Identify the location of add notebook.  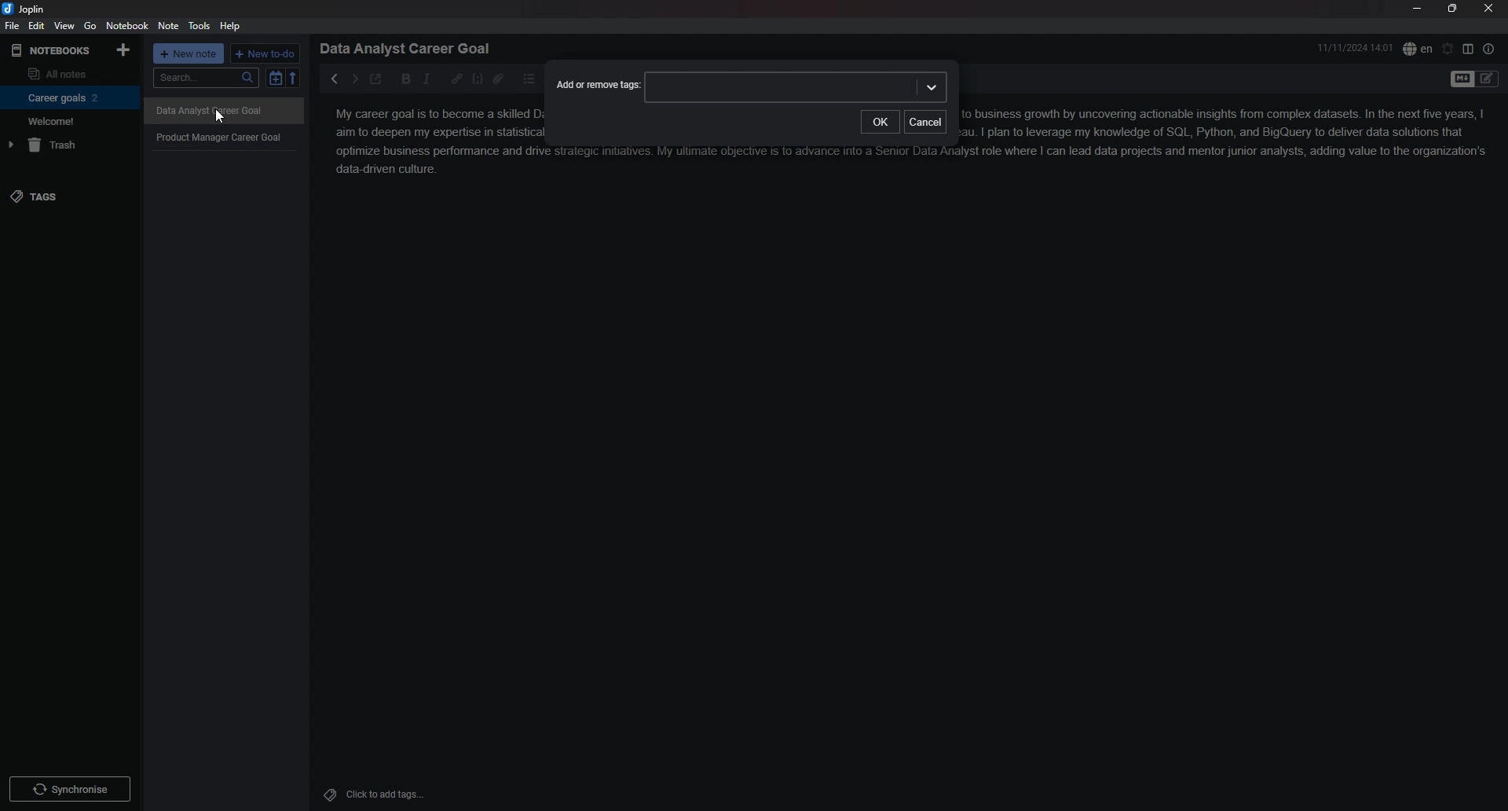
(125, 50).